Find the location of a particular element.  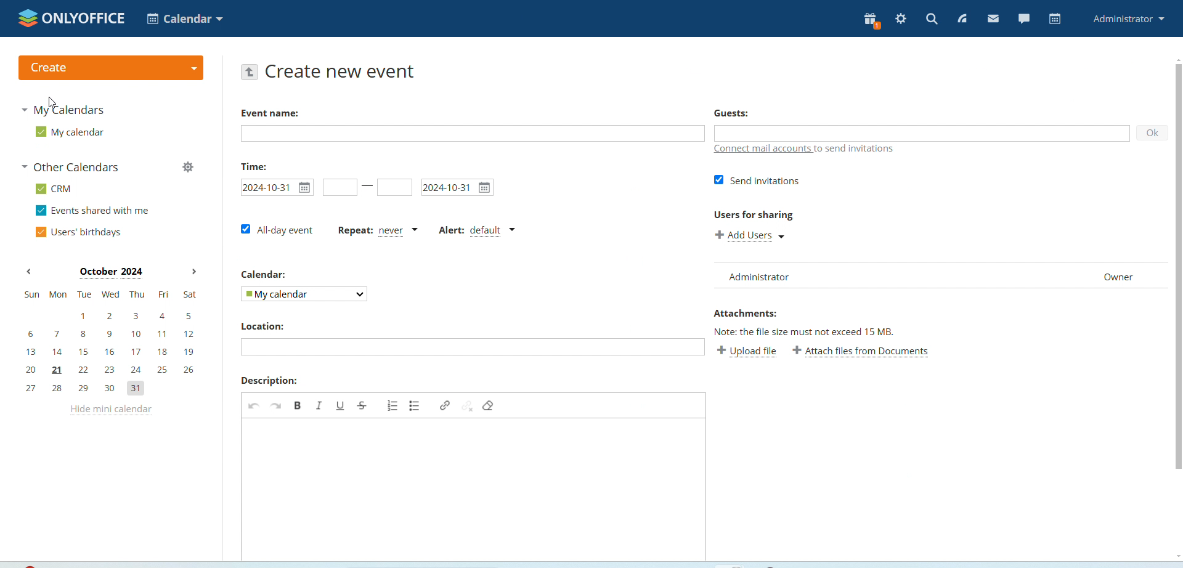

Users for sharing is located at coordinates (754, 214).